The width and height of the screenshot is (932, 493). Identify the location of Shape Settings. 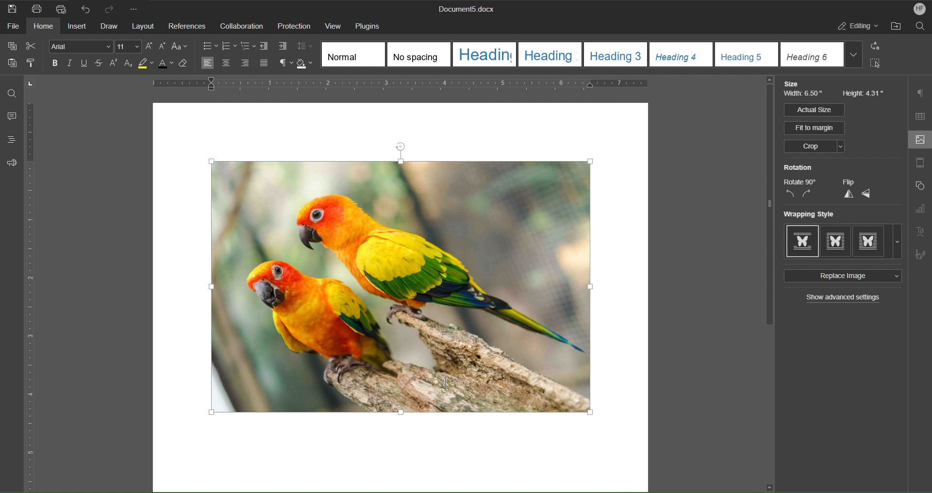
(919, 188).